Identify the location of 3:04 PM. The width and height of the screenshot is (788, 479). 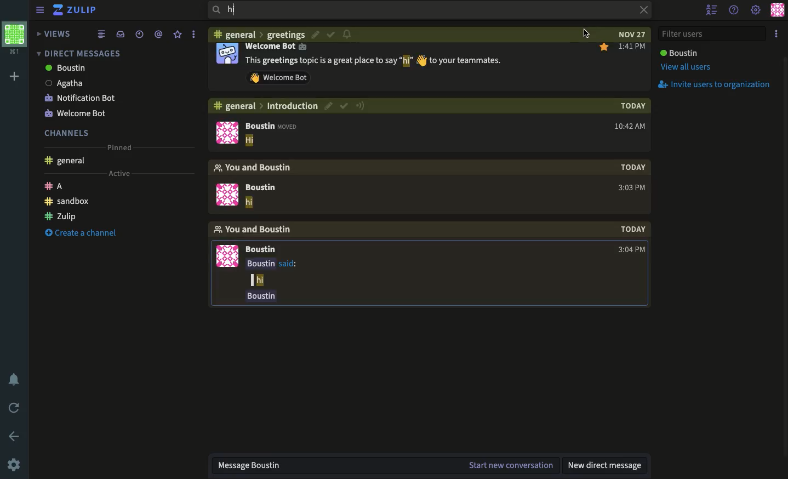
(631, 250).